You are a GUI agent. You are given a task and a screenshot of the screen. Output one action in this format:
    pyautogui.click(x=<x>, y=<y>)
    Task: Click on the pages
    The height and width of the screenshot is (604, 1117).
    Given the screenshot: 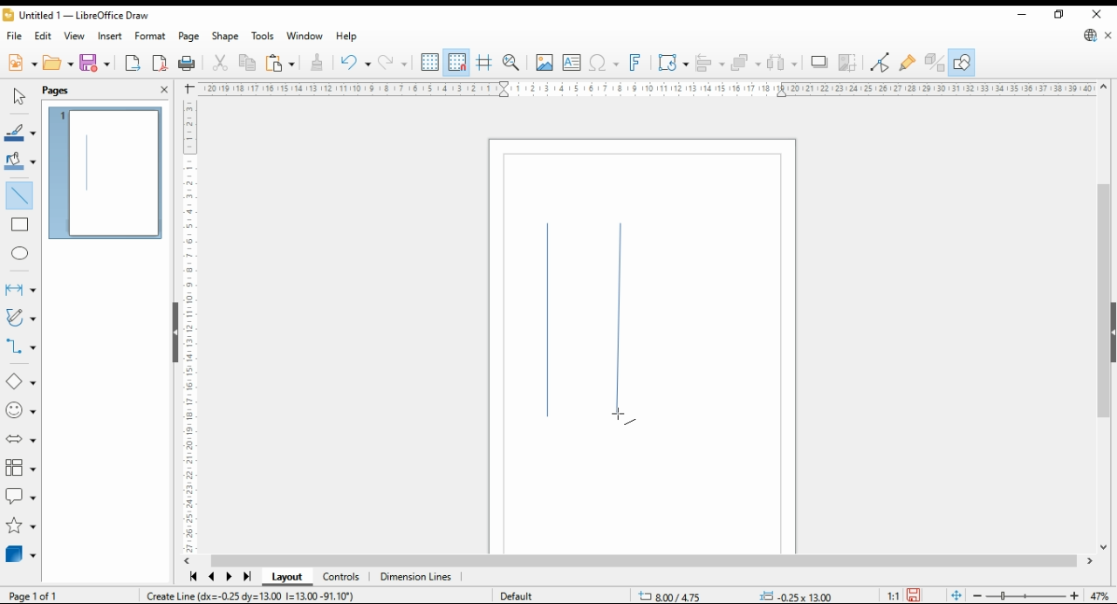 What is the action you would take?
    pyautogui.click(x=72, y=89)
    